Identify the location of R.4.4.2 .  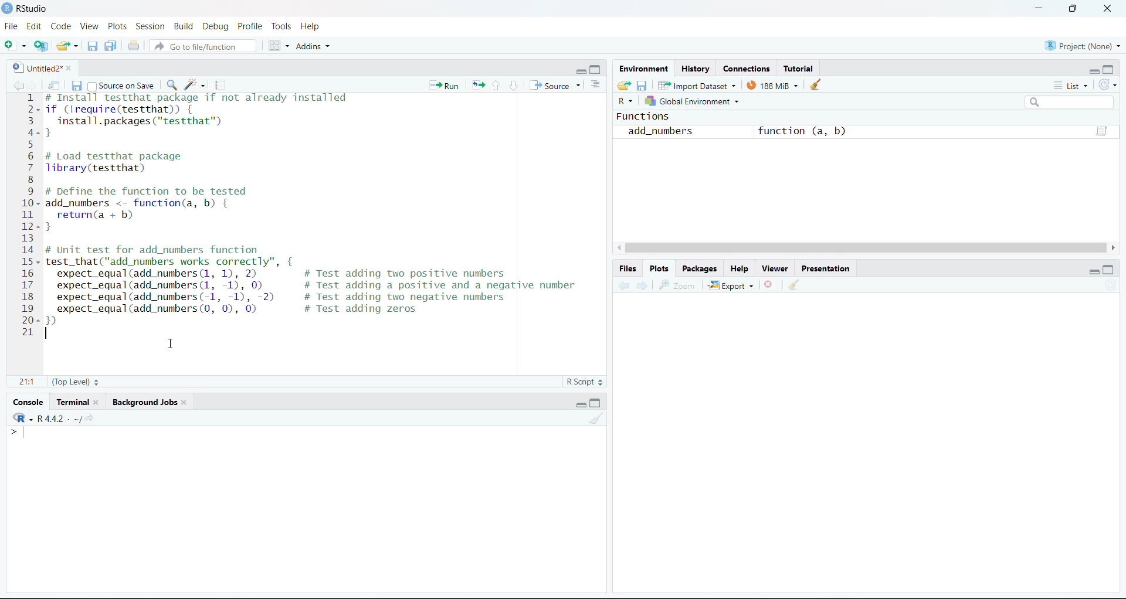
(42, 417).